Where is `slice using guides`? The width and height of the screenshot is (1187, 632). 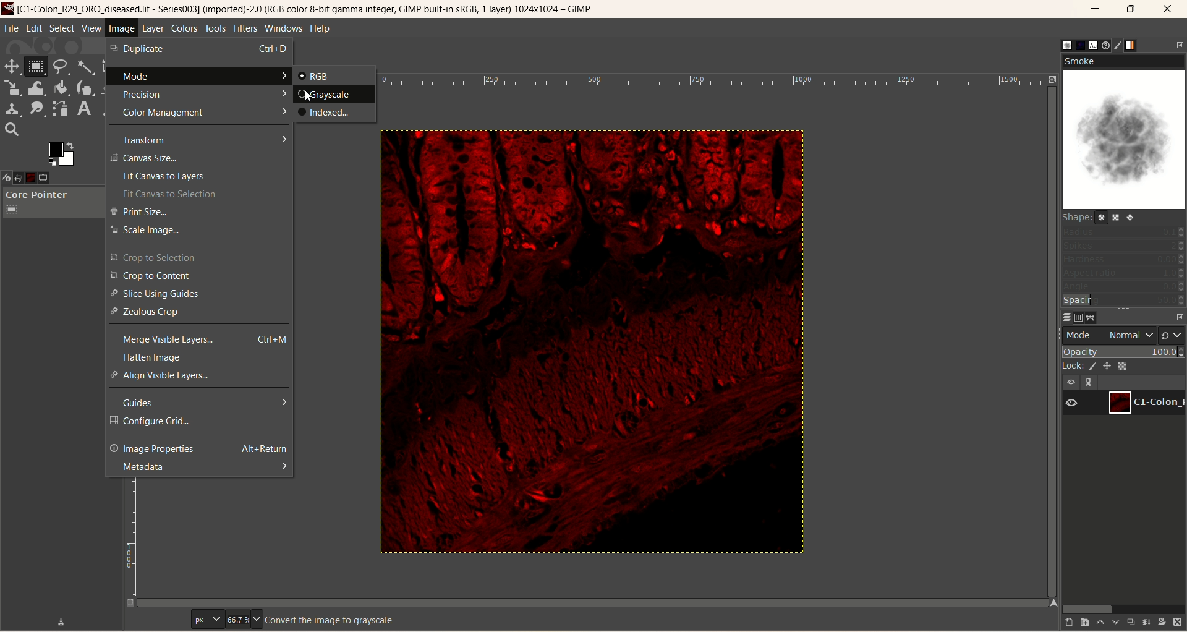 slice using guides is located at coordinates (198, 294).